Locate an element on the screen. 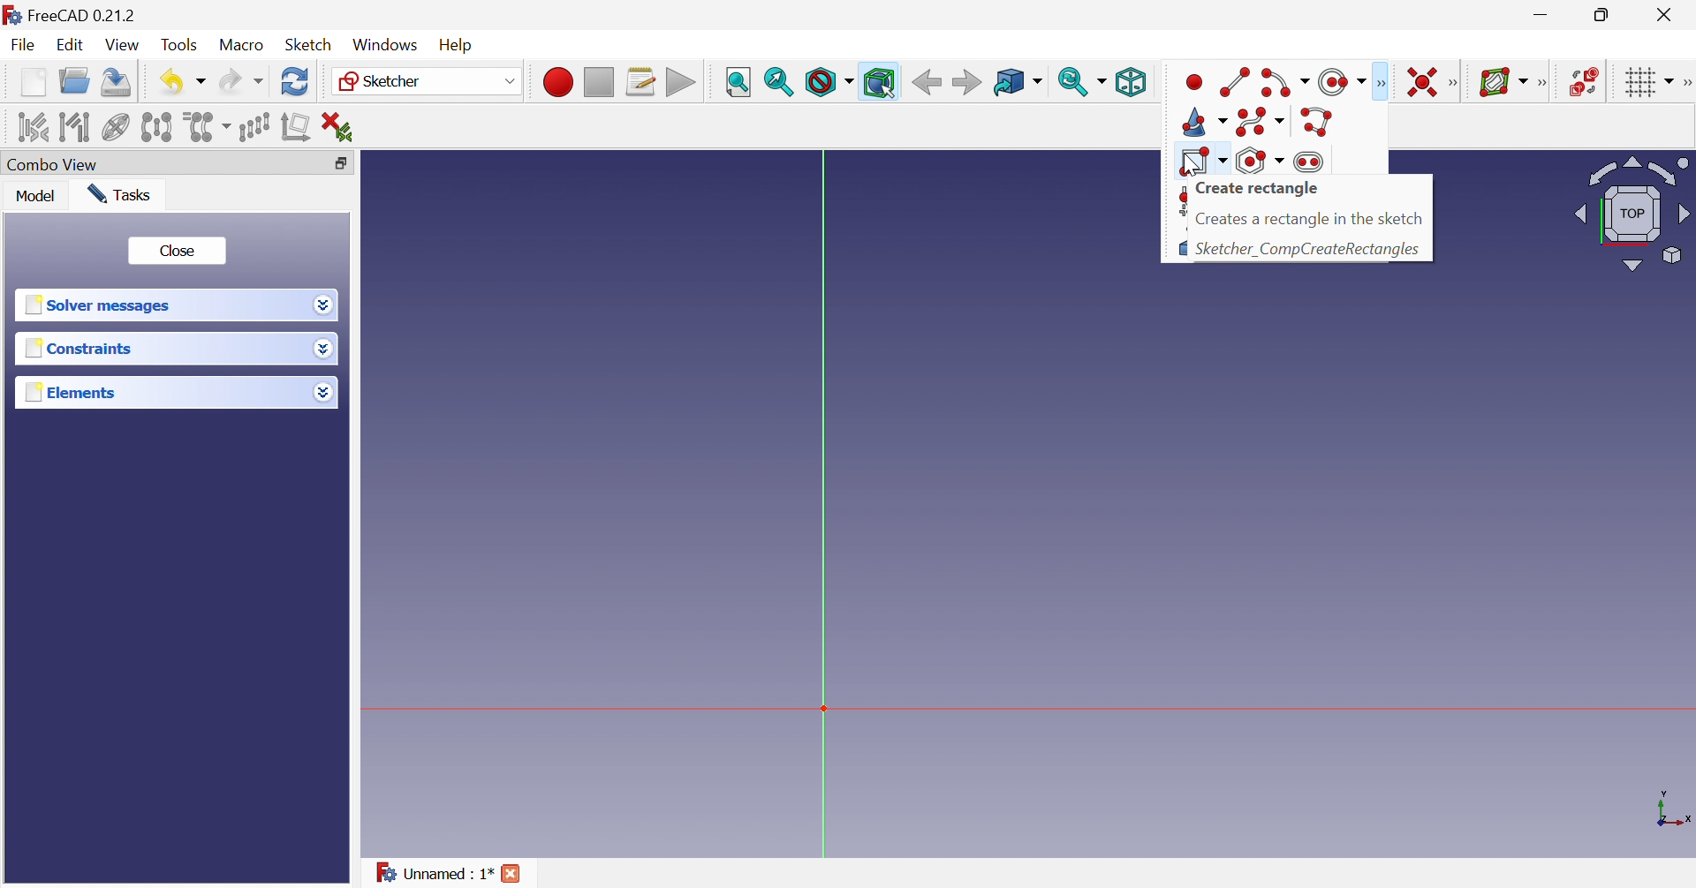  Show/hide internal geometry is located at coordinates (116, 127).